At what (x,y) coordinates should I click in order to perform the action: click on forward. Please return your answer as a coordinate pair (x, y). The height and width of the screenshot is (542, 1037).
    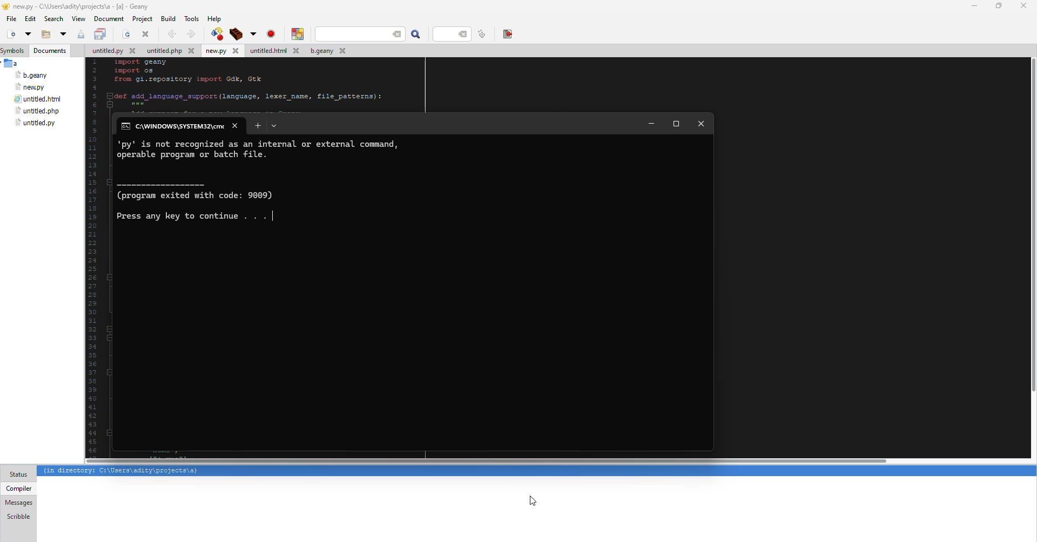
    Looking at the image, I should click on (192, 34).